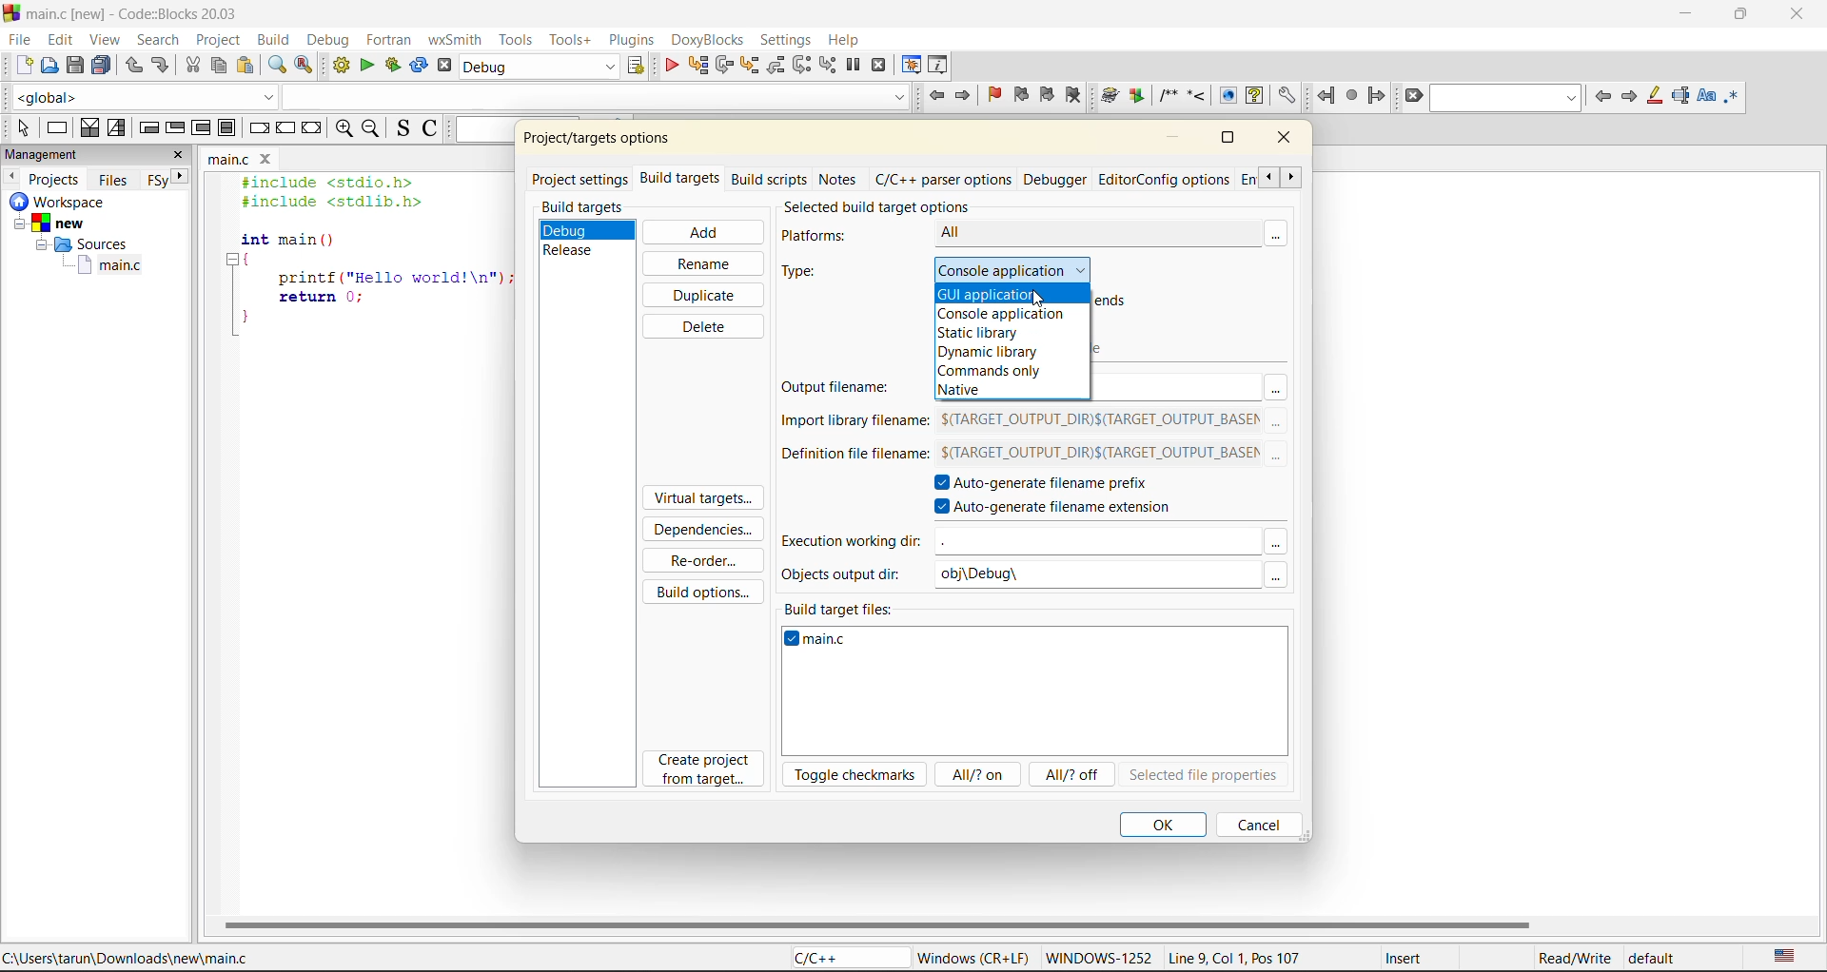 The width and height of the screenshot is (1827, 972). Describe the element at coordinates (1022, 95) in the screenshot. I see `previous bookmark` at that location.